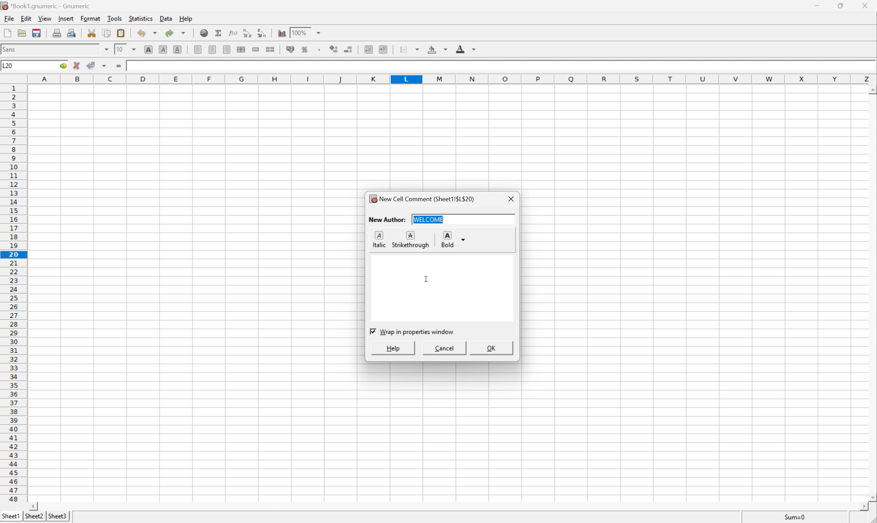  What do you see at coordinates (281, 33) in the screenshot?
I see `Insert a chart` at bounding box center [281, 33].